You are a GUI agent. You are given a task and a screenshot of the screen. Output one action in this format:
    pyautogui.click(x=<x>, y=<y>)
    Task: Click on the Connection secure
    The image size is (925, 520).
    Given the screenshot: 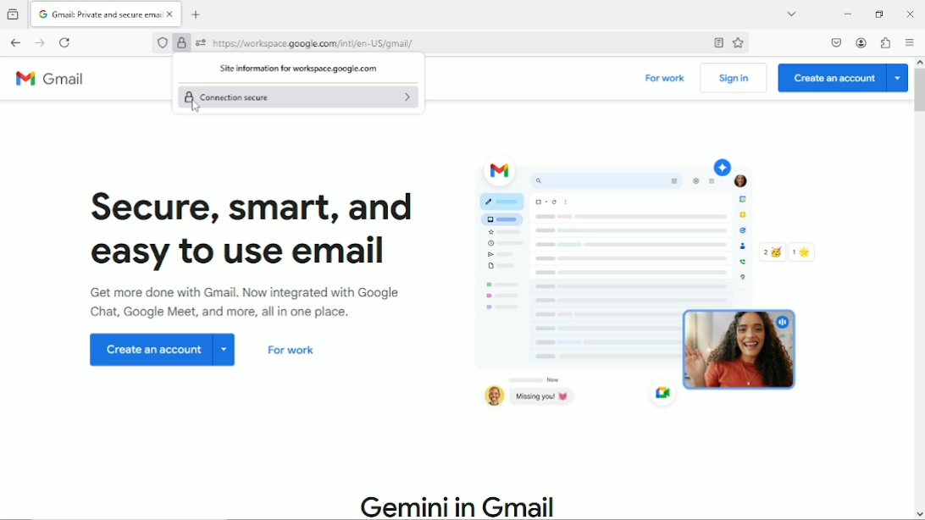 What is the action you would take?
    pyautogui.click(x=300, y=97)
    